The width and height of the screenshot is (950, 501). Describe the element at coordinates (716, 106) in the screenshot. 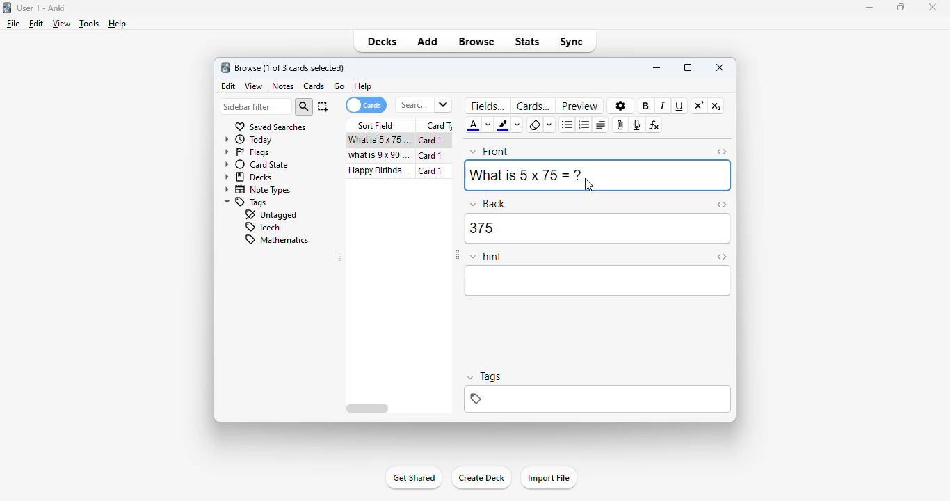

I see `subscript` at that location.